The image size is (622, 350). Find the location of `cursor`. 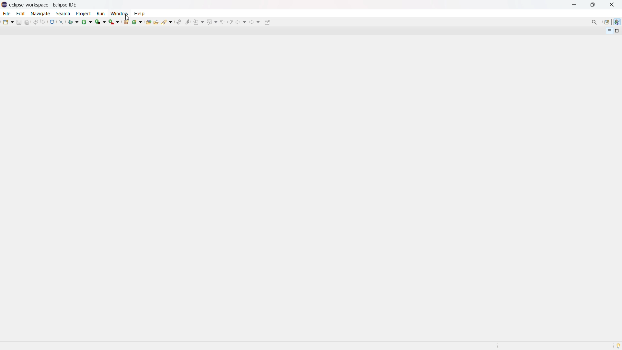

cursor is located at coordinates (127, 18).